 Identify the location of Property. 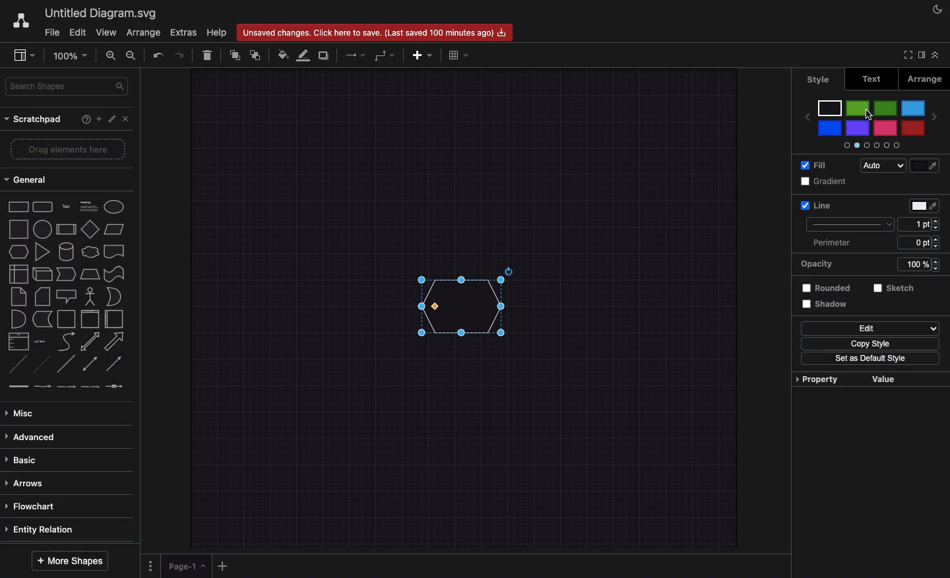
(821, 380).